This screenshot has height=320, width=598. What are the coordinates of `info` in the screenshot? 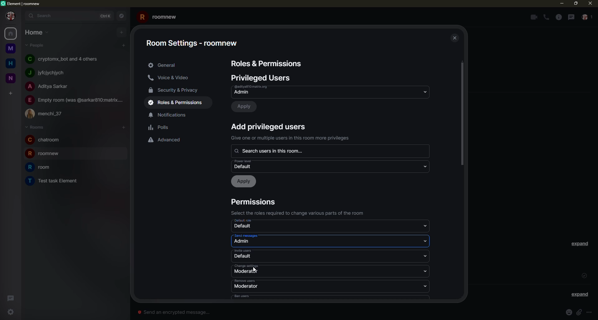 It's located at (558, 17).